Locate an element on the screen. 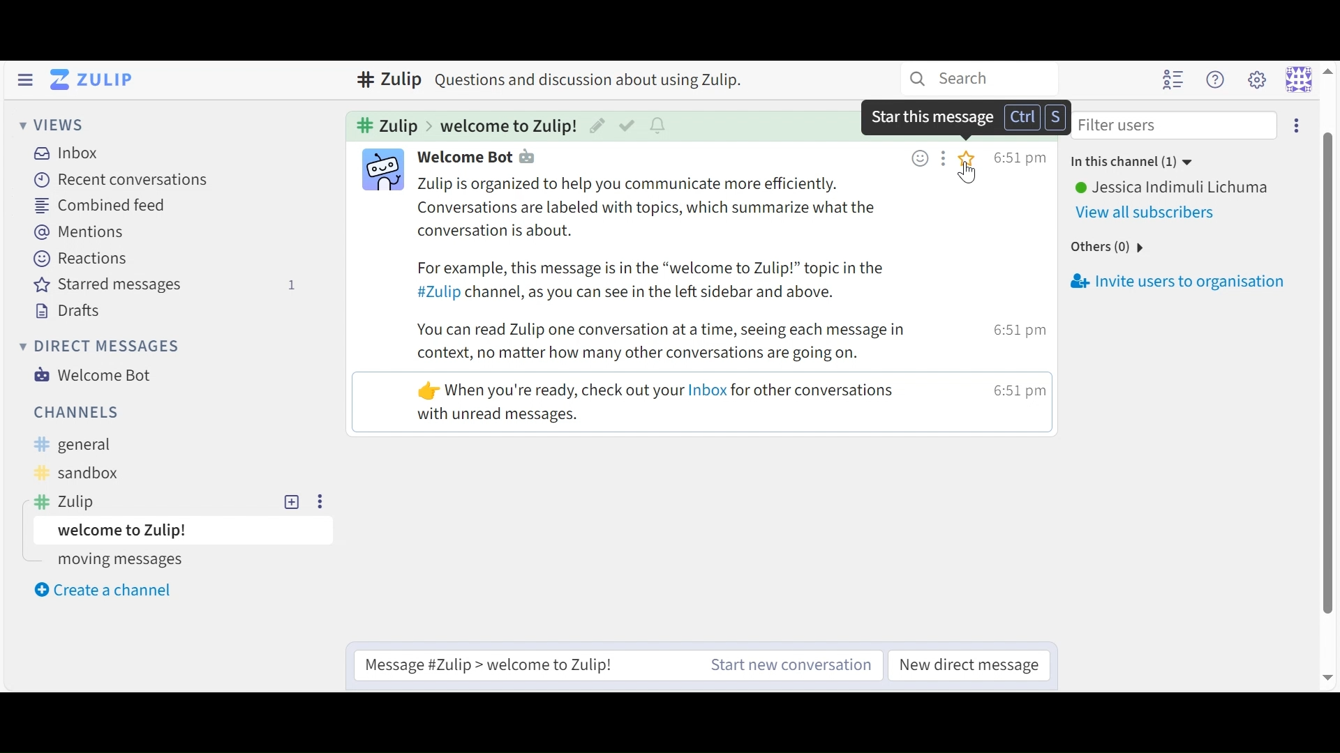 The width and height of the screenshot is (1340, 753). Invite users to conversation is located at coordinates (1296, 125).